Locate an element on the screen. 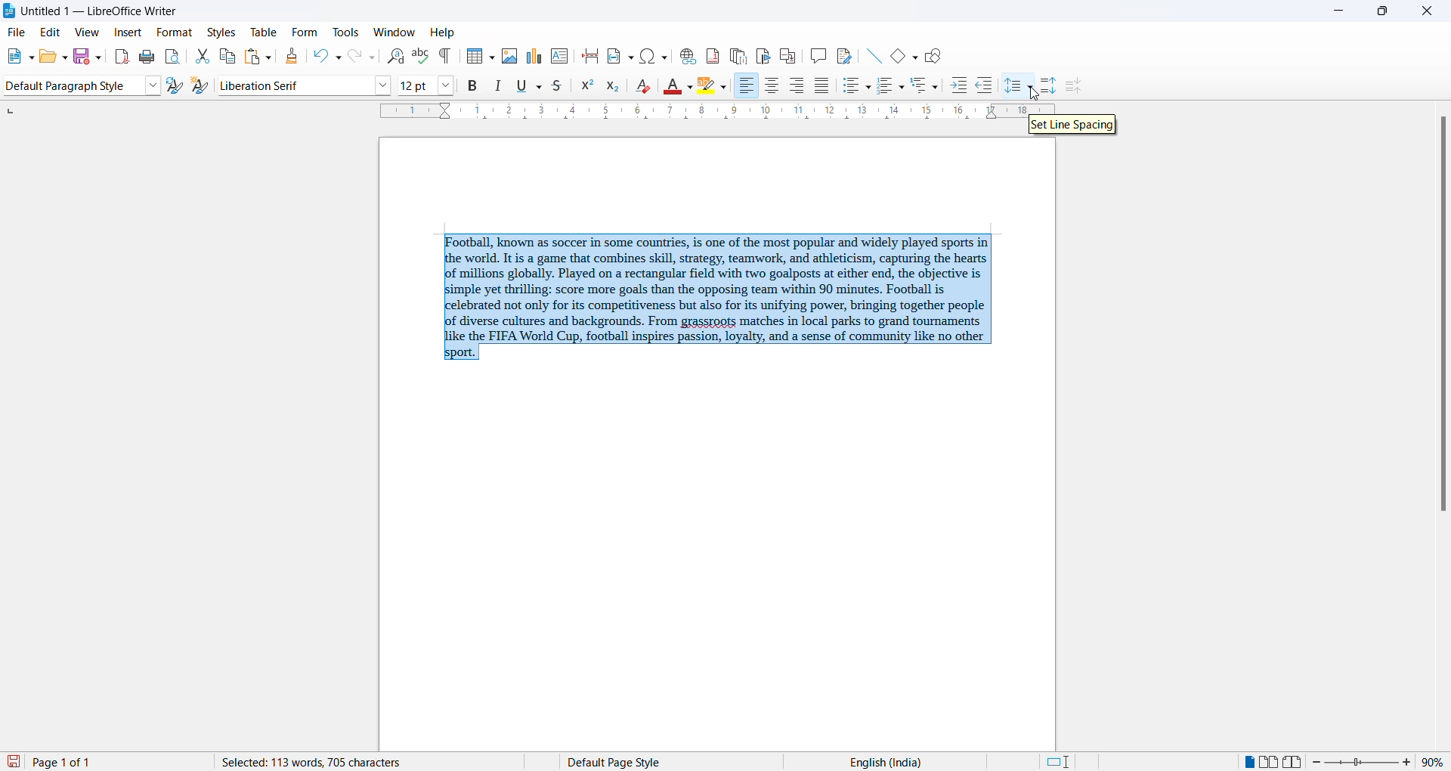  line spacing option dropdown is located at coordinates (1030, 86).